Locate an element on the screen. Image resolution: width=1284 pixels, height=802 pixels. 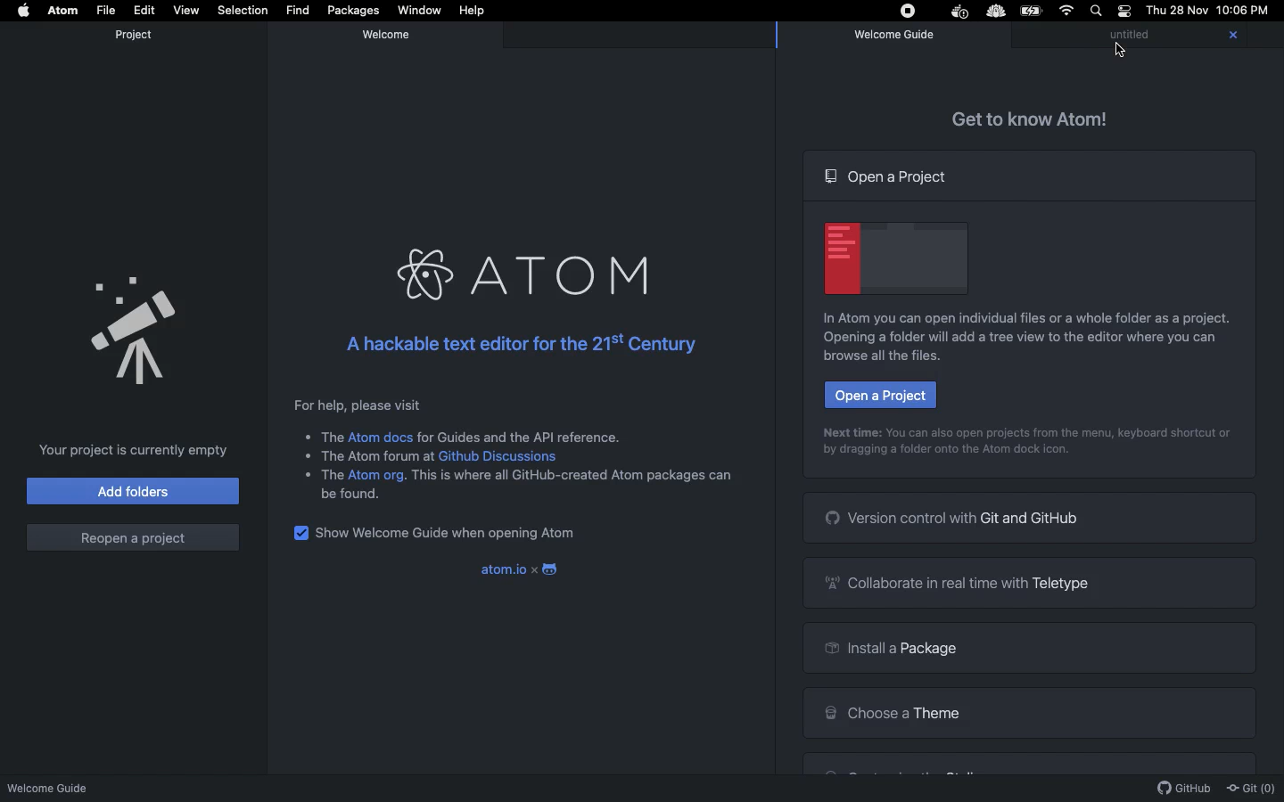
Install a package is located at coordinates (1031, 648).